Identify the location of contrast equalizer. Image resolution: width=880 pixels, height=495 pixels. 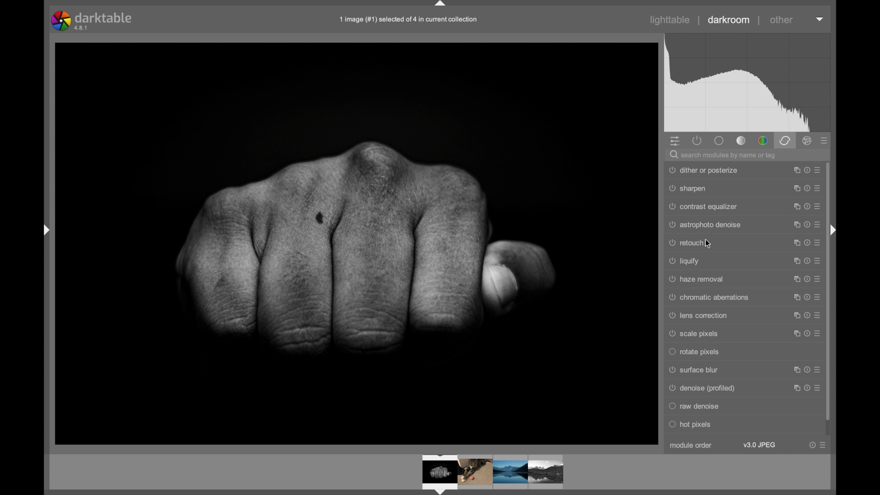
(704, 207).